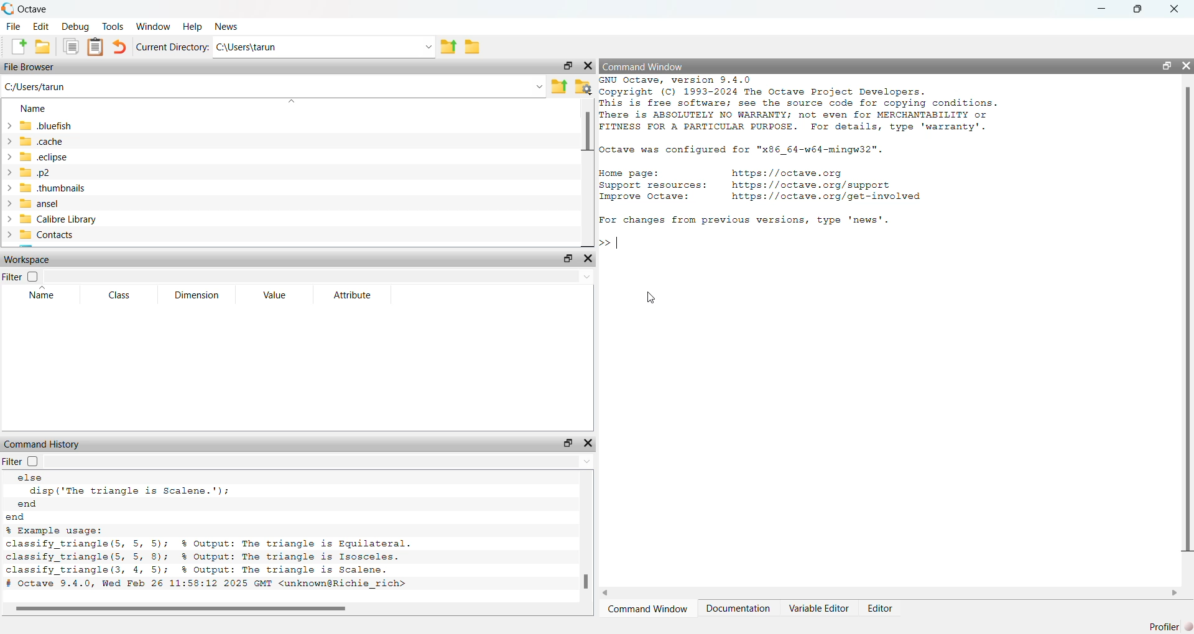 The height and width of the screenshot is (634, 1194). Describe the element at coordinates (29, 259) in the screenshot. I see `workspace` at that location.